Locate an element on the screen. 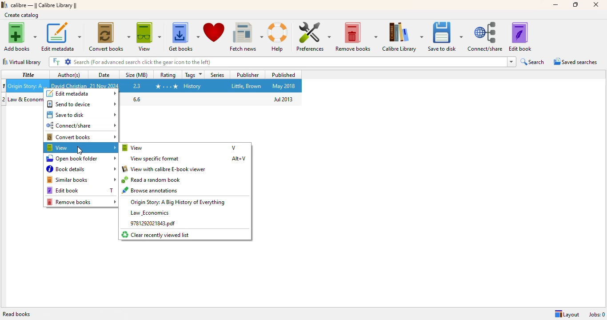  publisher is located at coordinates (248, 75).